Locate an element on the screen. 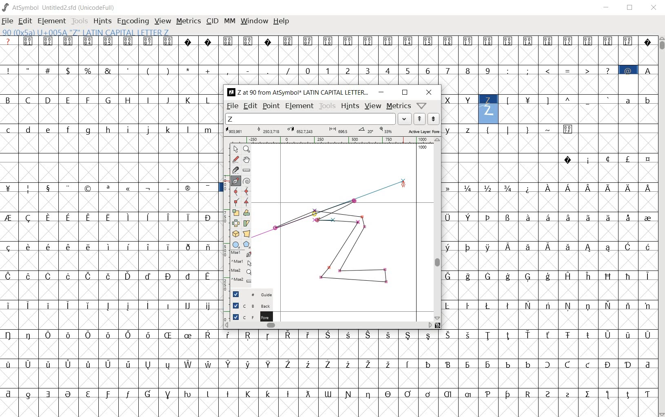 This screenshot has height=417, width=665. glyph characters is located at coordinates (549, 226).